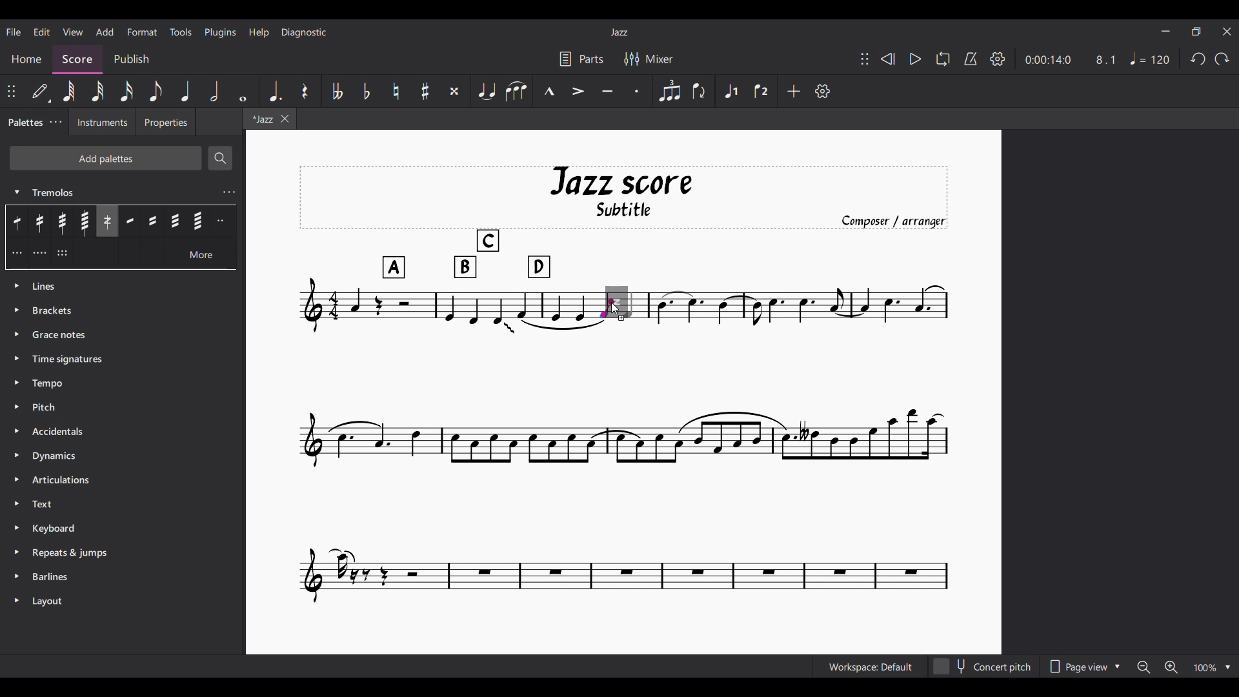 The width and height of the screenshot is (1239, 697). Describe the element at coordinates (62, 221) in the screenshot. I see `32nd through stem` at that location.